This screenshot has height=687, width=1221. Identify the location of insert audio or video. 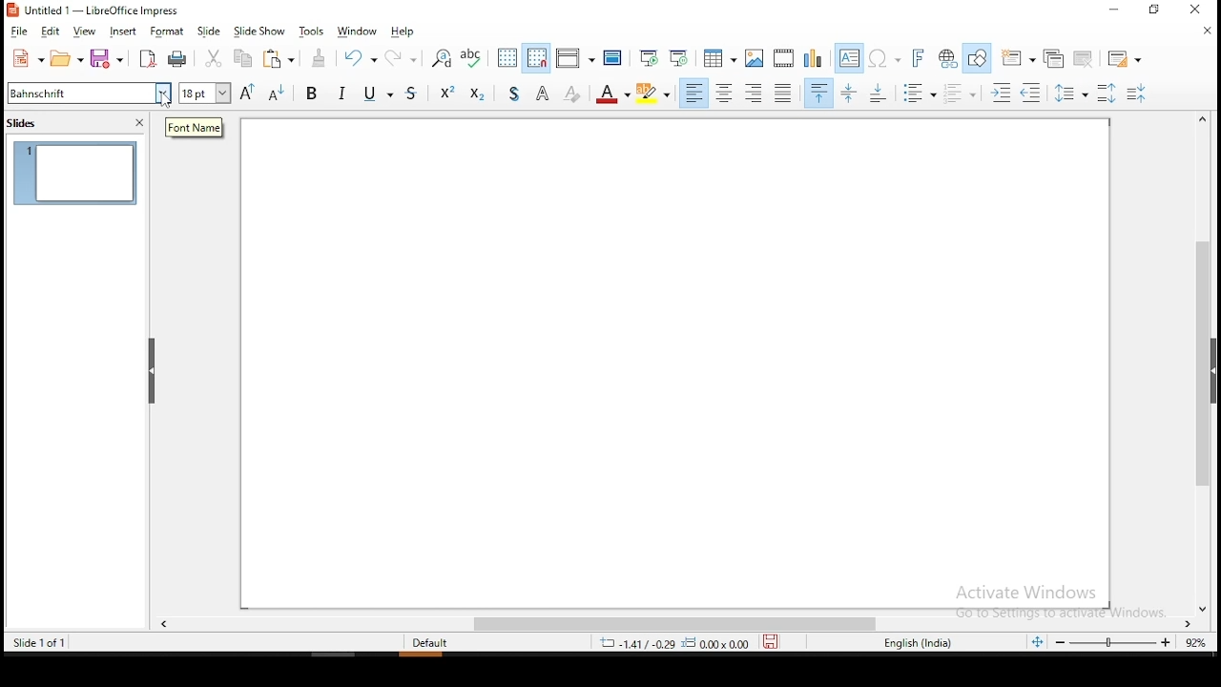
(783, 58).